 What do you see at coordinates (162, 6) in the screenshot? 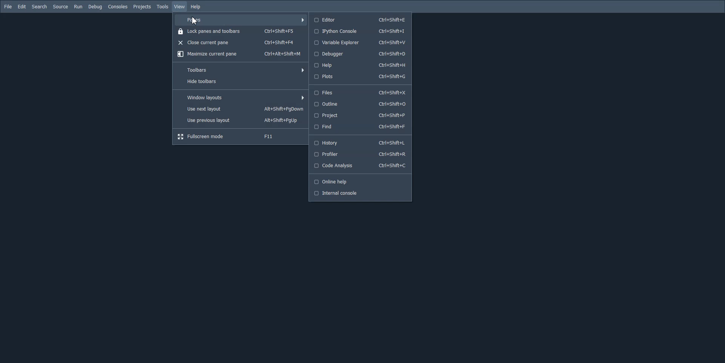
I see `Tools` at bounding box center [162, 6].